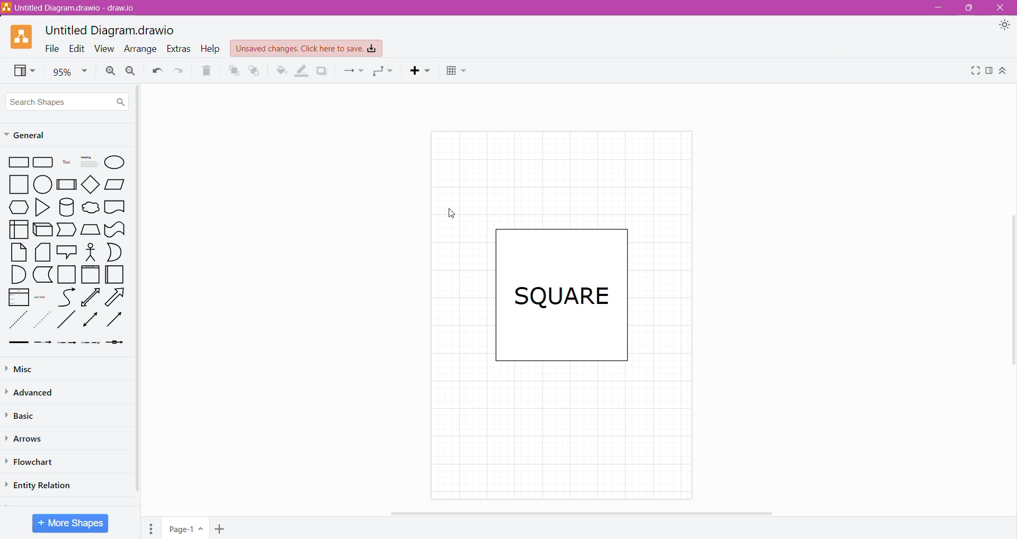 Image resolution: width=1017 pixels, height=539 pixels. What do you see at coordinates (21, 71) in the screenshot?
I see `View` at bounding box center [21, 71].